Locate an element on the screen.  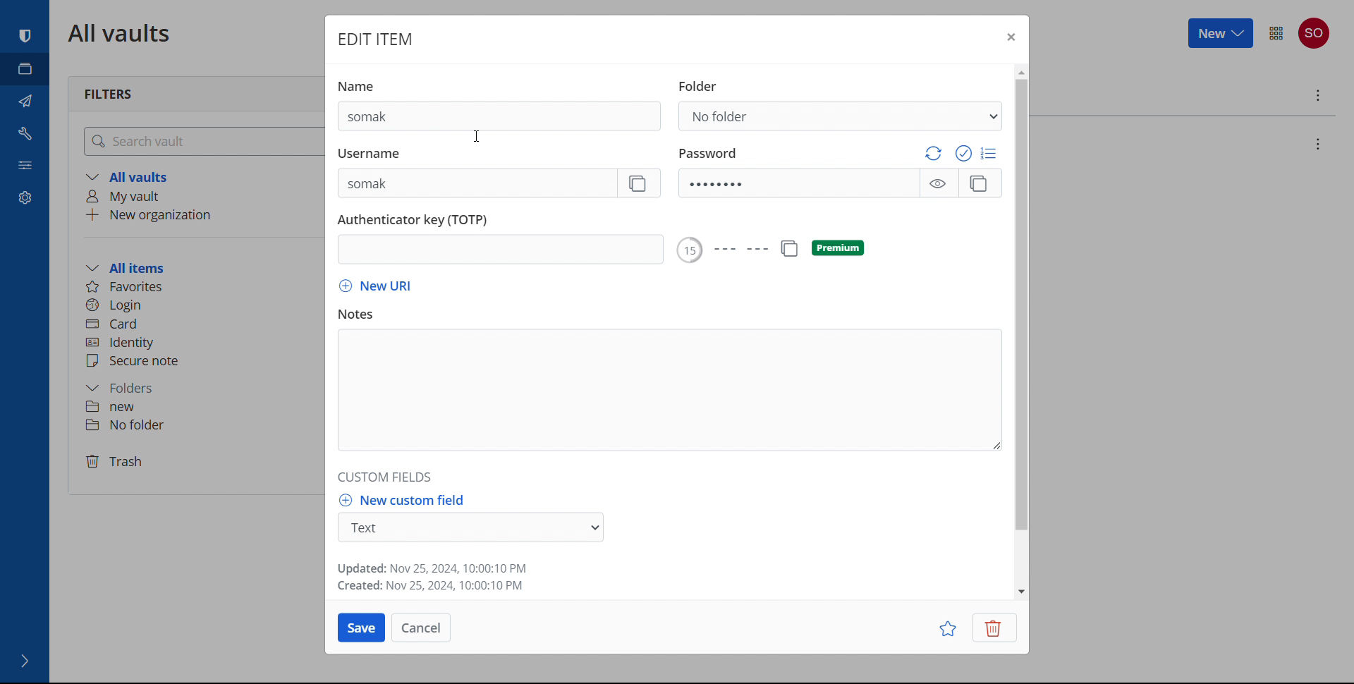
tools is located at coordinates (25, 133).